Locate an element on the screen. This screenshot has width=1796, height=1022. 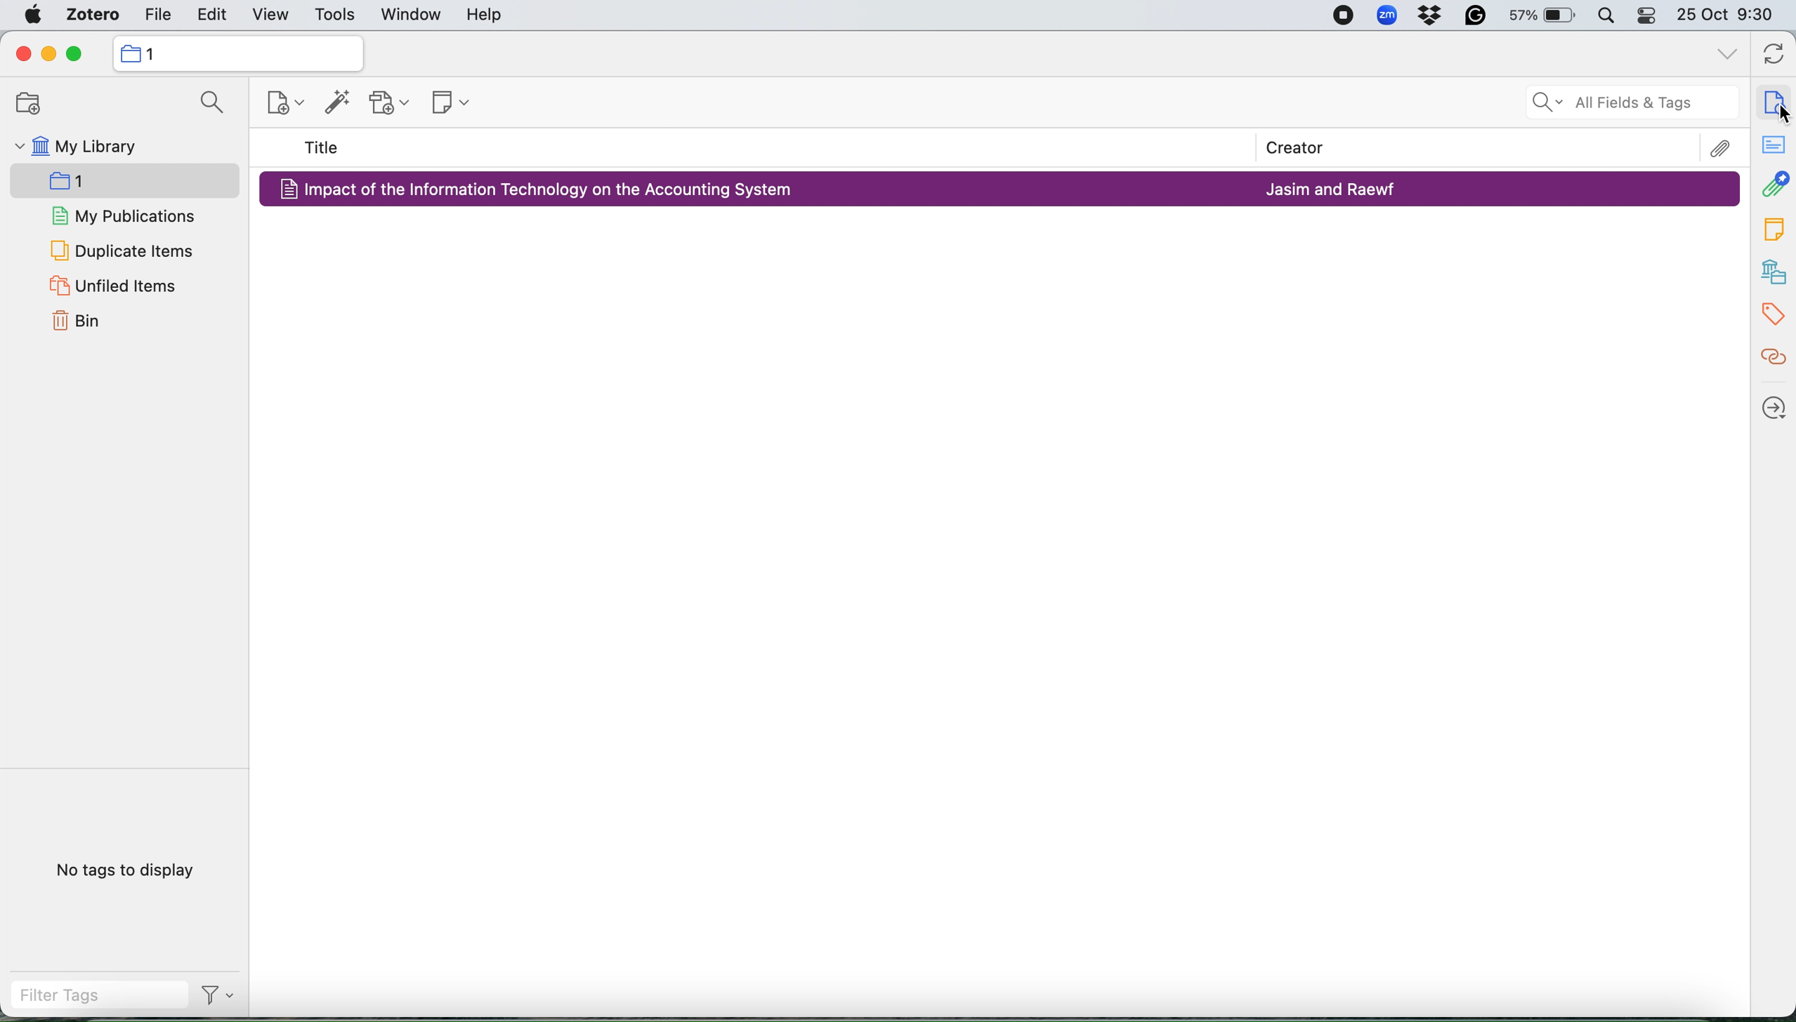
duplicate items is located at coordinates (119, 248).